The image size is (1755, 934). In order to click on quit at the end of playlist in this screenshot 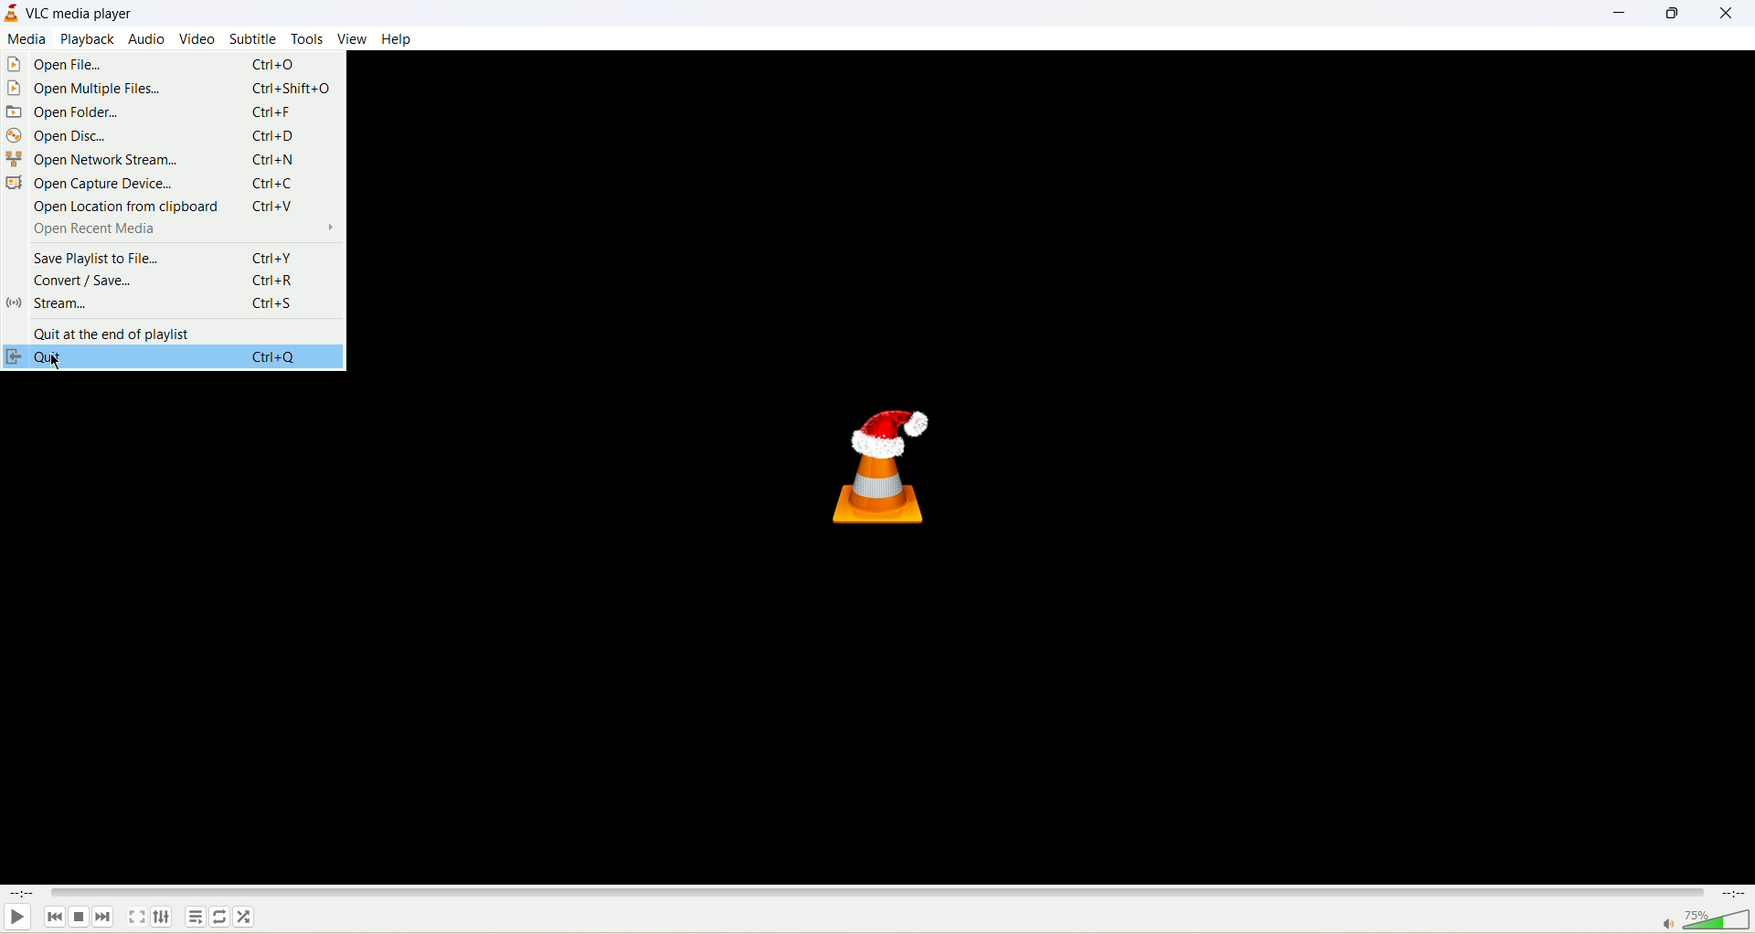, I will do `click(172, 331)`.